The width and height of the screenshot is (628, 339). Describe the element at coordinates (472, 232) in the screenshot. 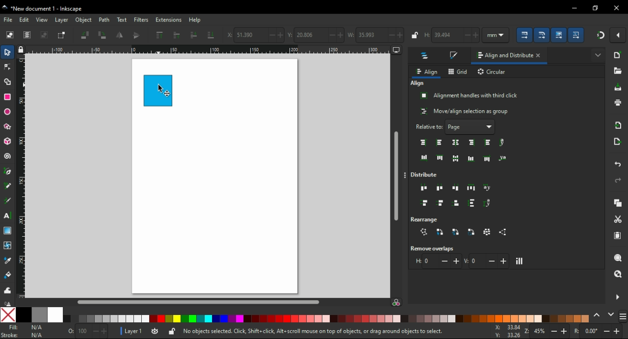

I see `exchange positions of selected objects - rotate around center point` at that location.